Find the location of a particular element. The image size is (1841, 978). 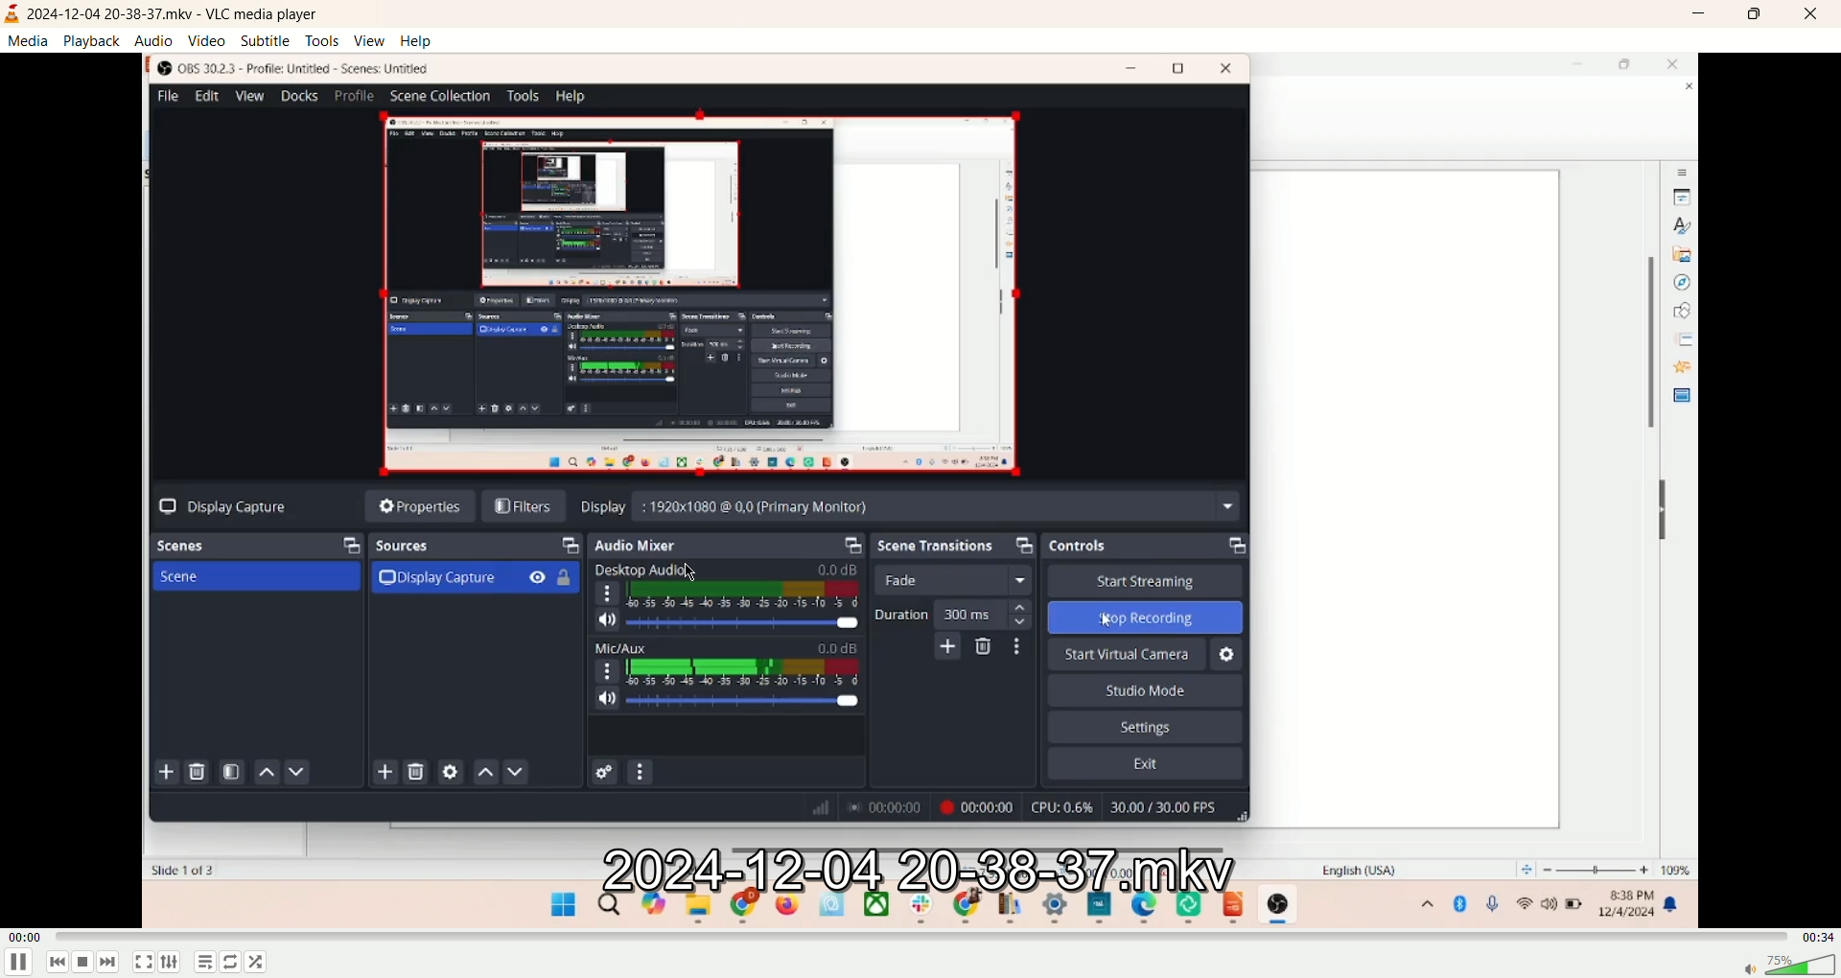

next is located at coordinates (108, 962).